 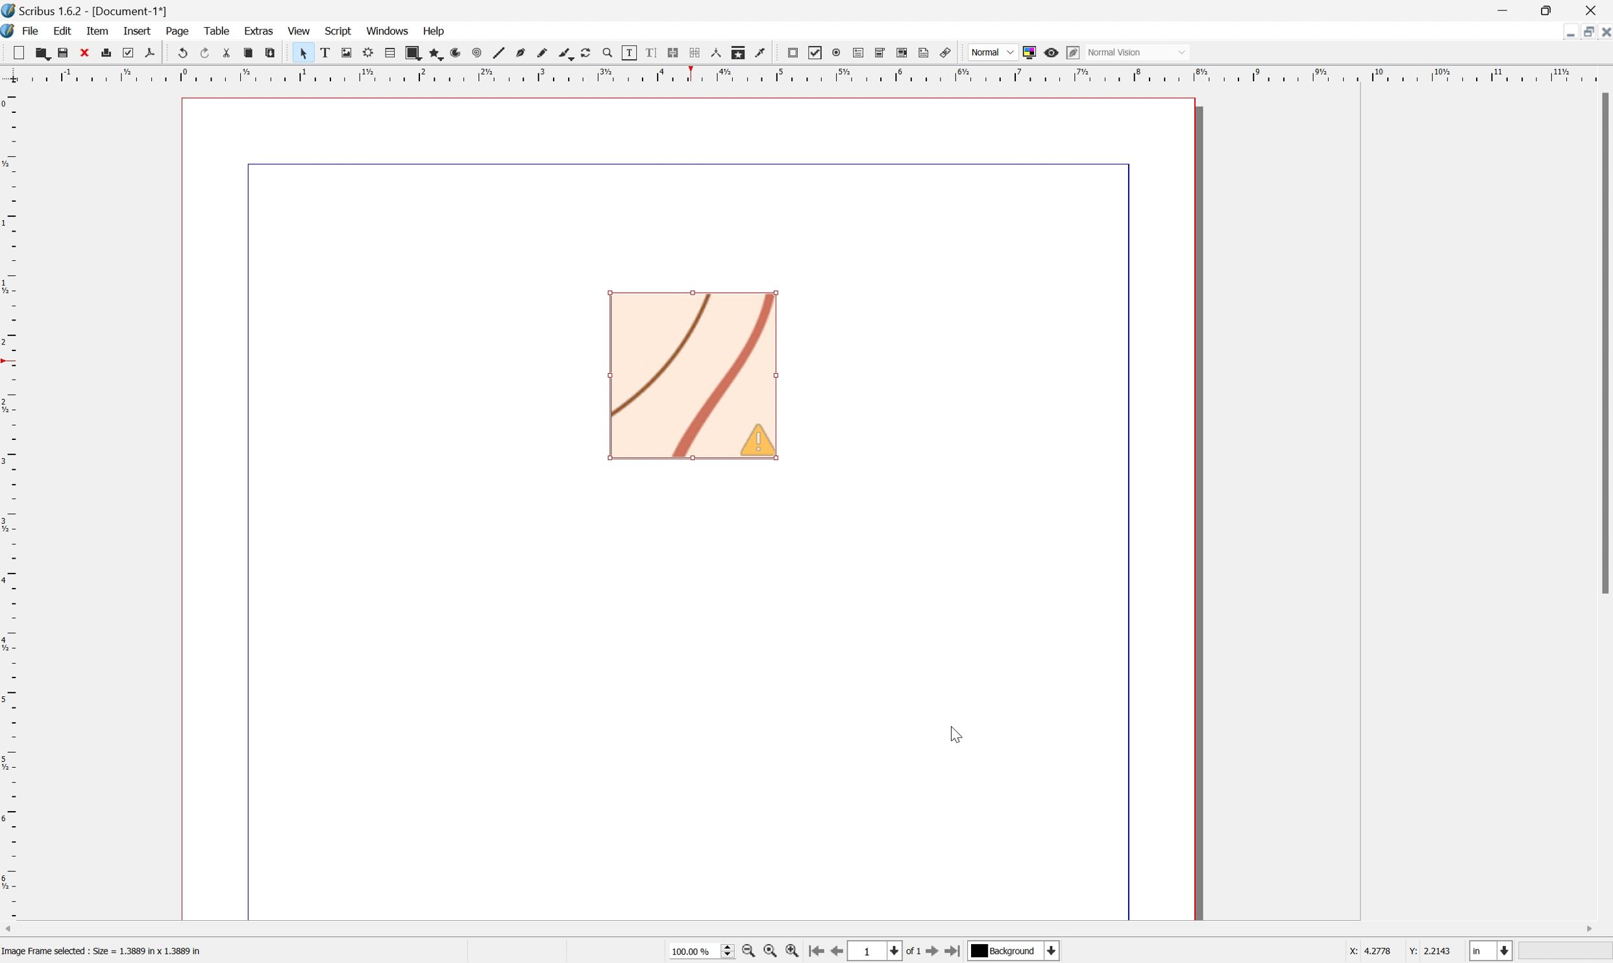 I want to click on Undo, so click(x=181, y=53).